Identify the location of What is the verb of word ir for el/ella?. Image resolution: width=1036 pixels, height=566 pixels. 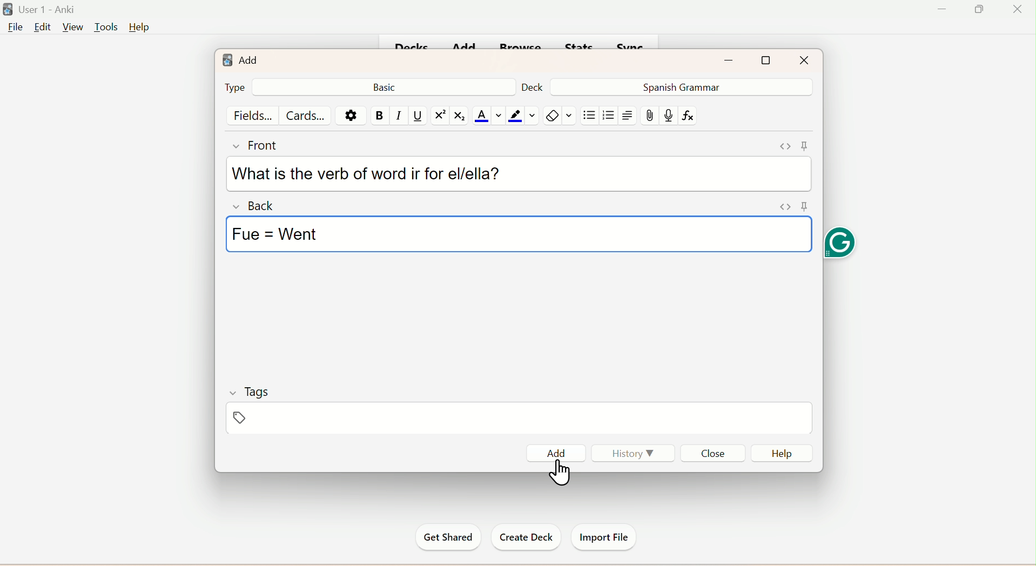
(369, 176).